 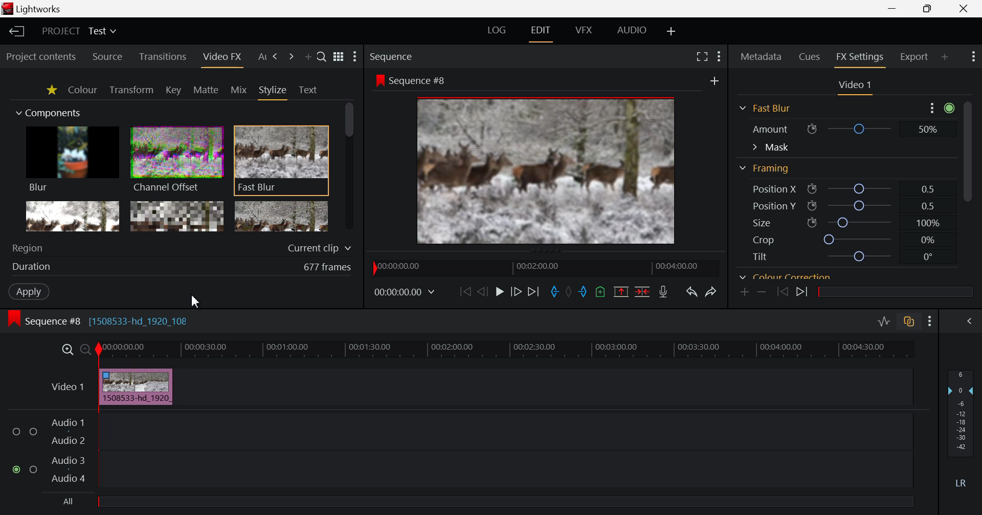 I want to click on Cursor on Video FX, so click(x=227, y=57).